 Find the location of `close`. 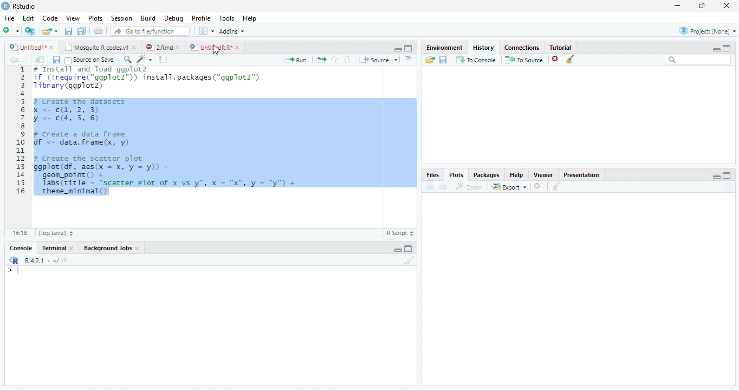

close is located at coordinates (133, 47).